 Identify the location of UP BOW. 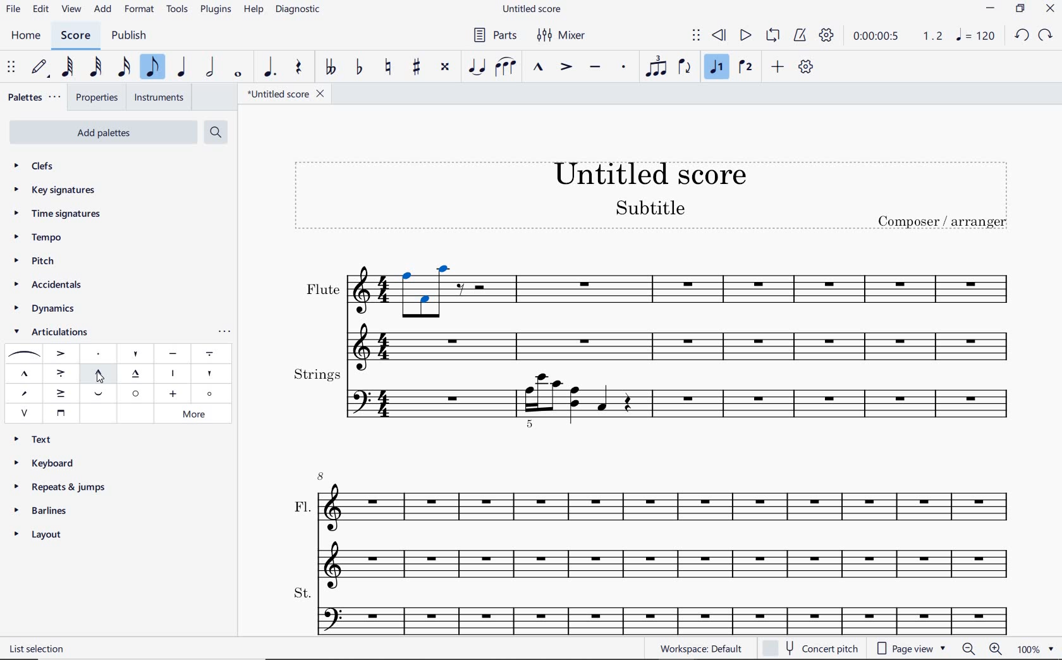
(25, 412).